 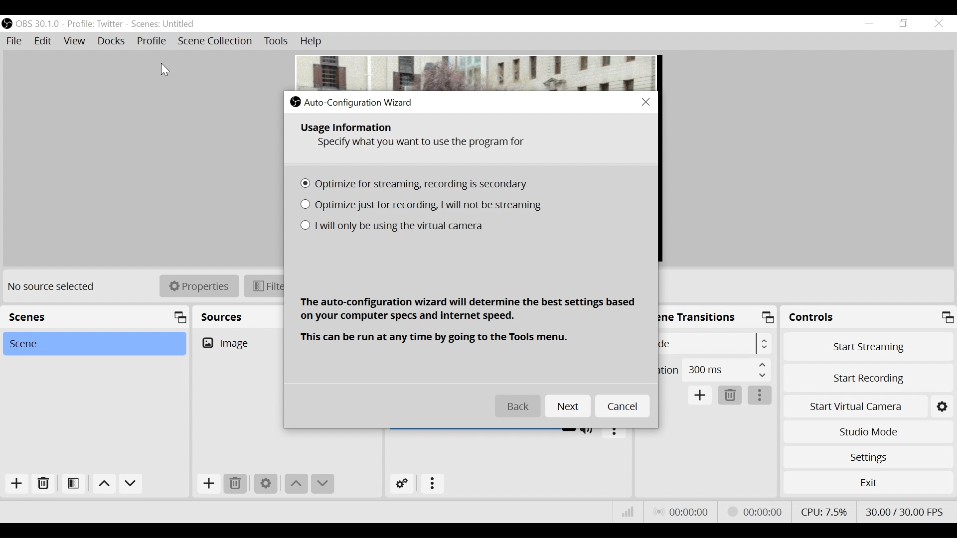 What do you see at coordinates (111, 41) in the screenshot?
I see `Docks` at bounding box center [111, 41].